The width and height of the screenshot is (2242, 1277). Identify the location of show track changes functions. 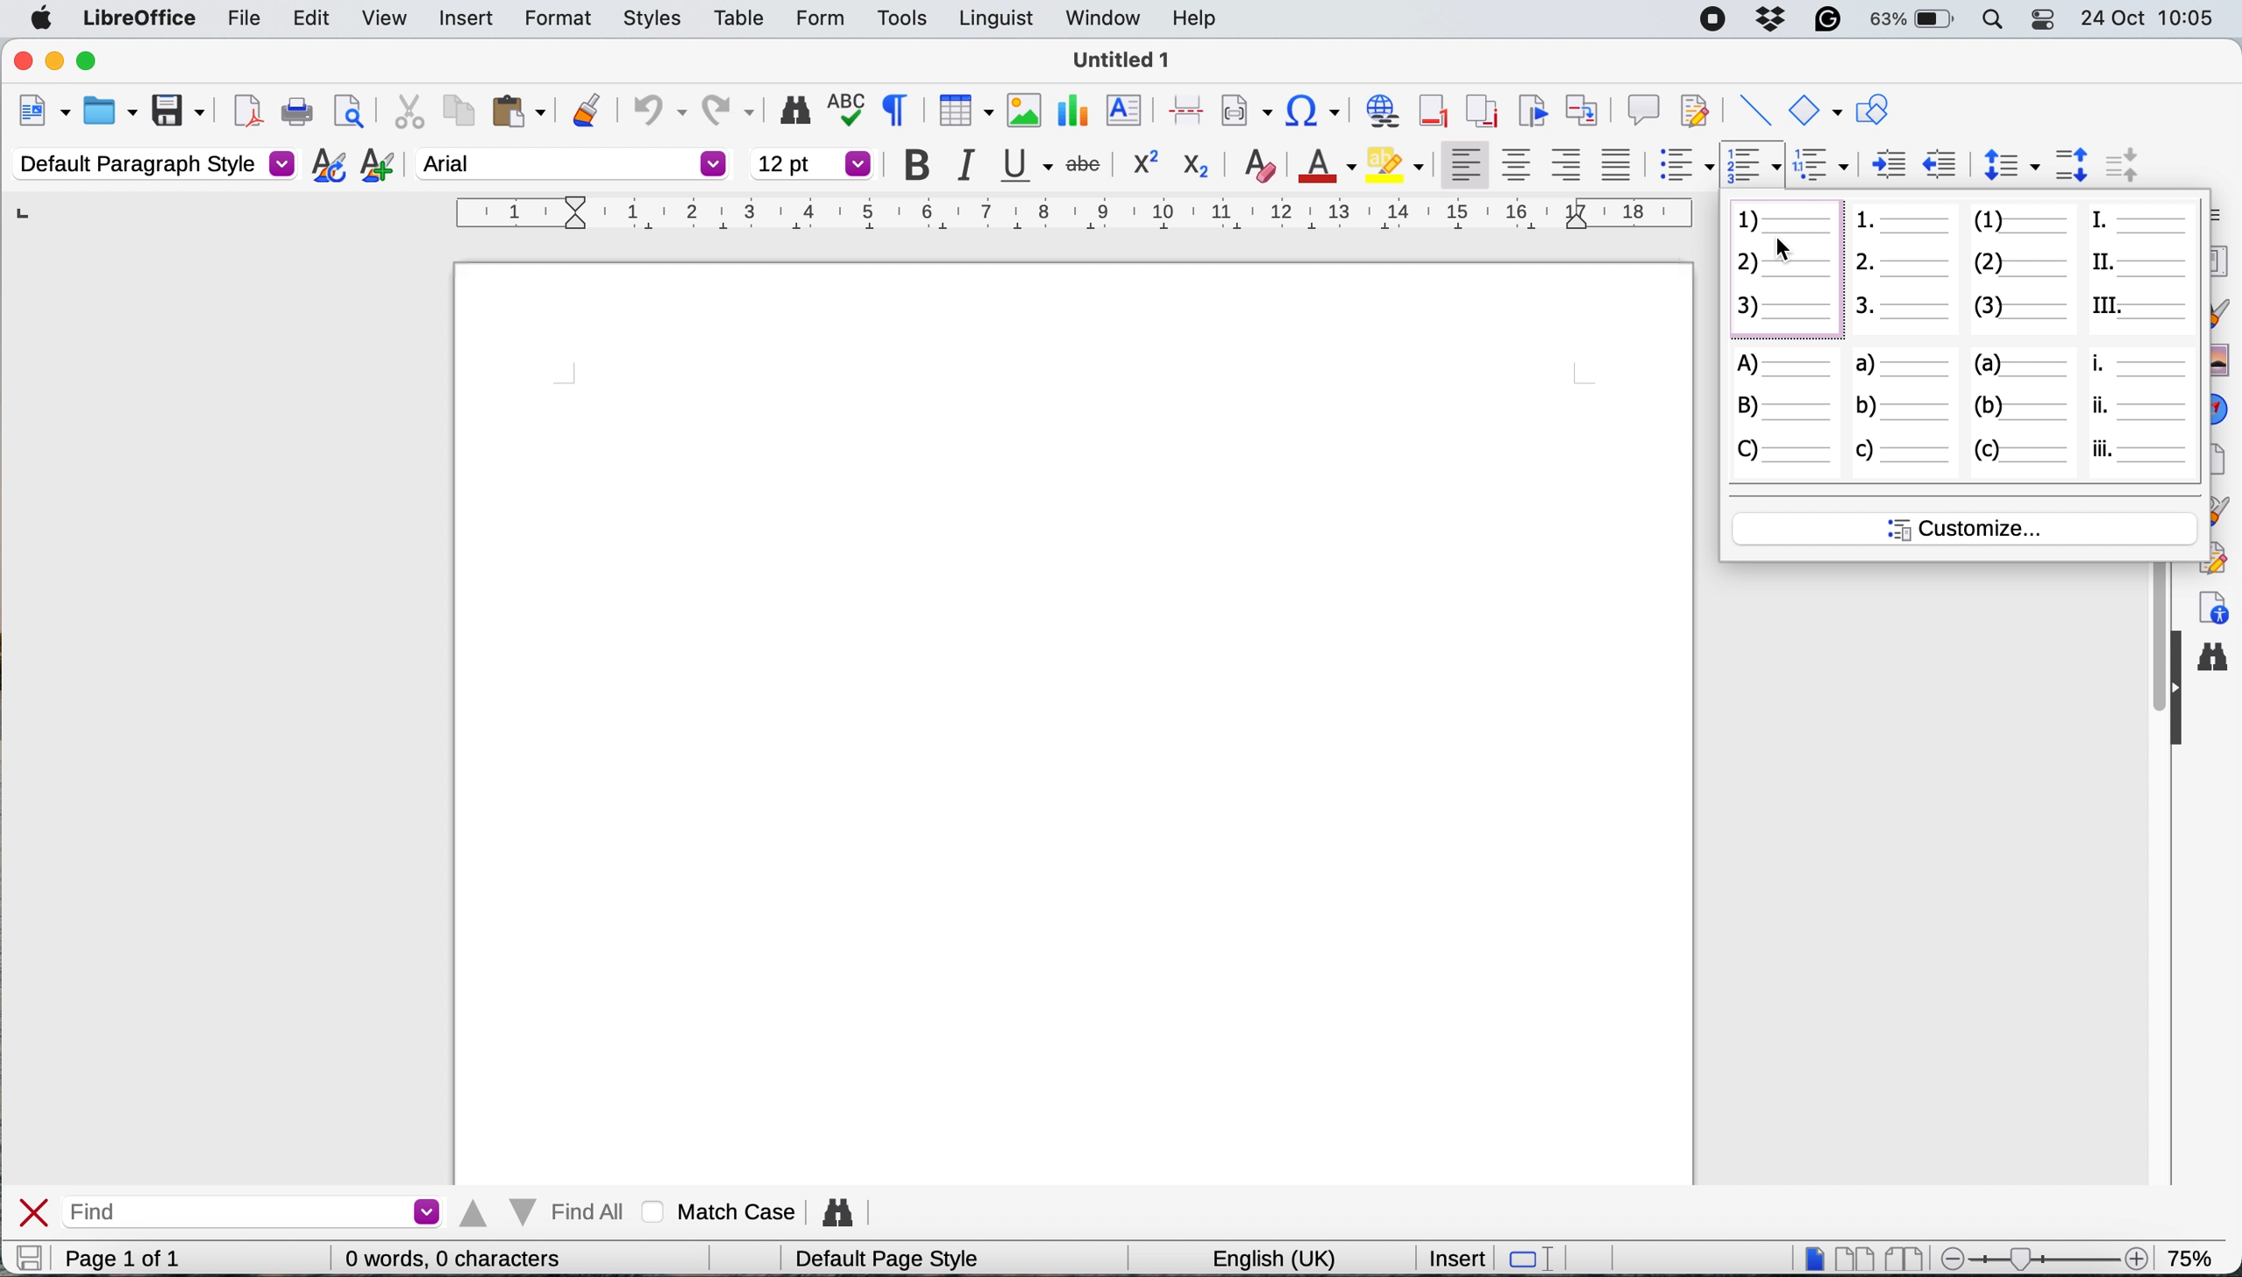
(1698, 108).